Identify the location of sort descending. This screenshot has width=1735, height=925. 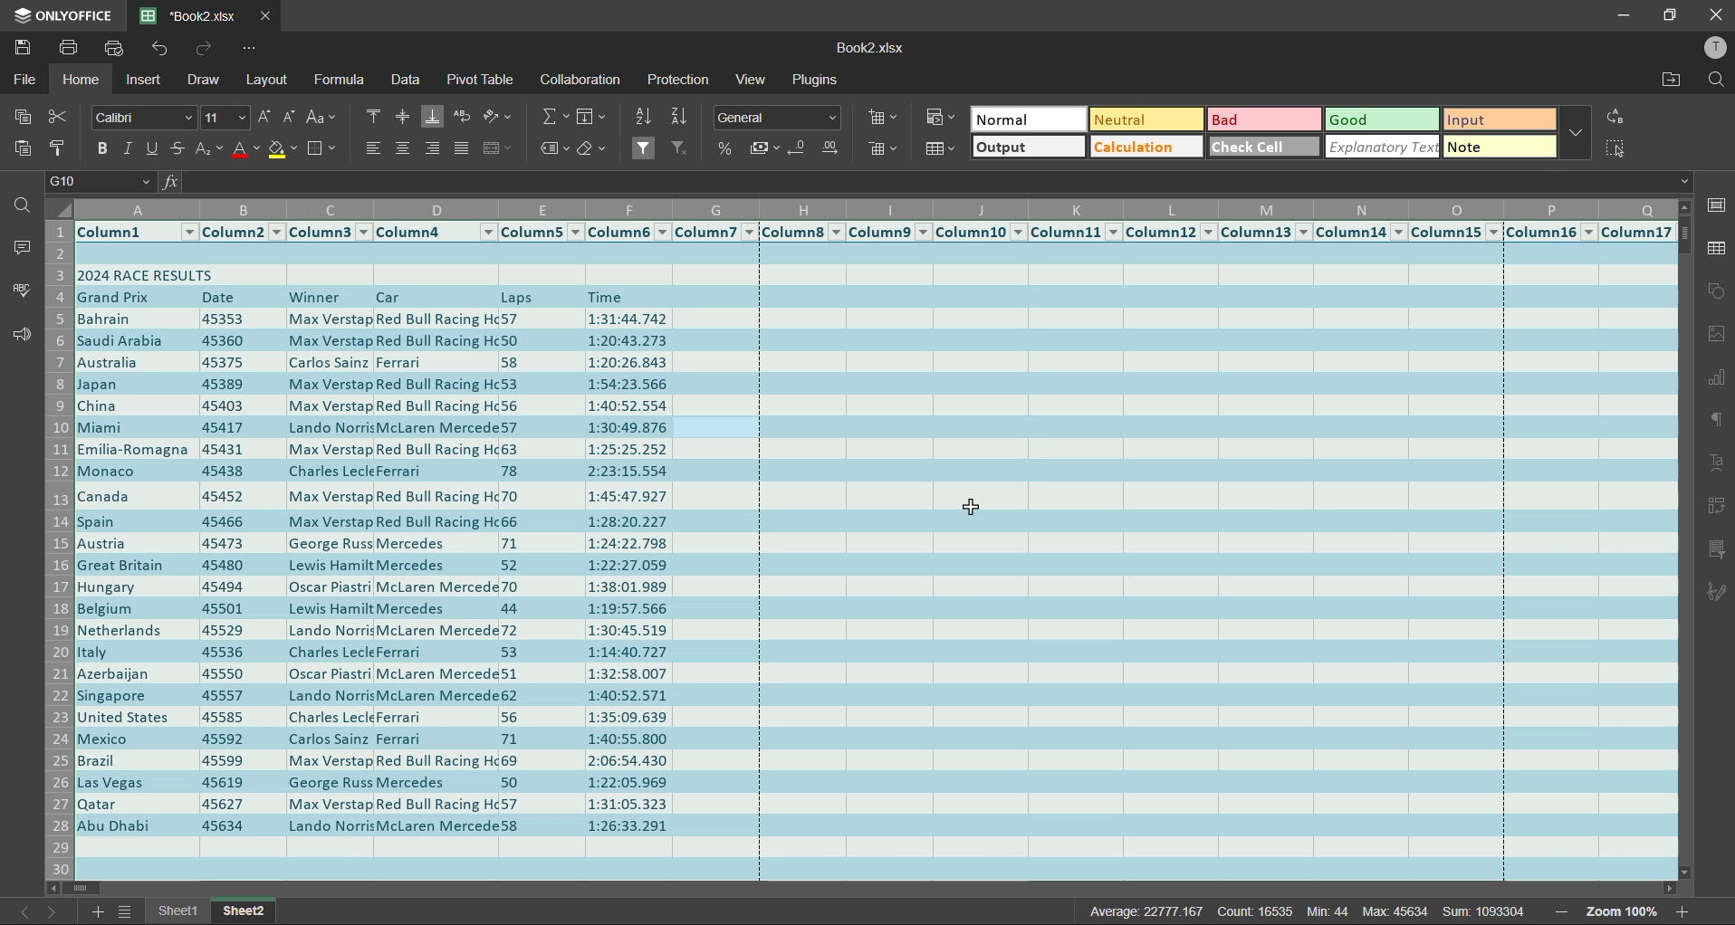
(679, 117).